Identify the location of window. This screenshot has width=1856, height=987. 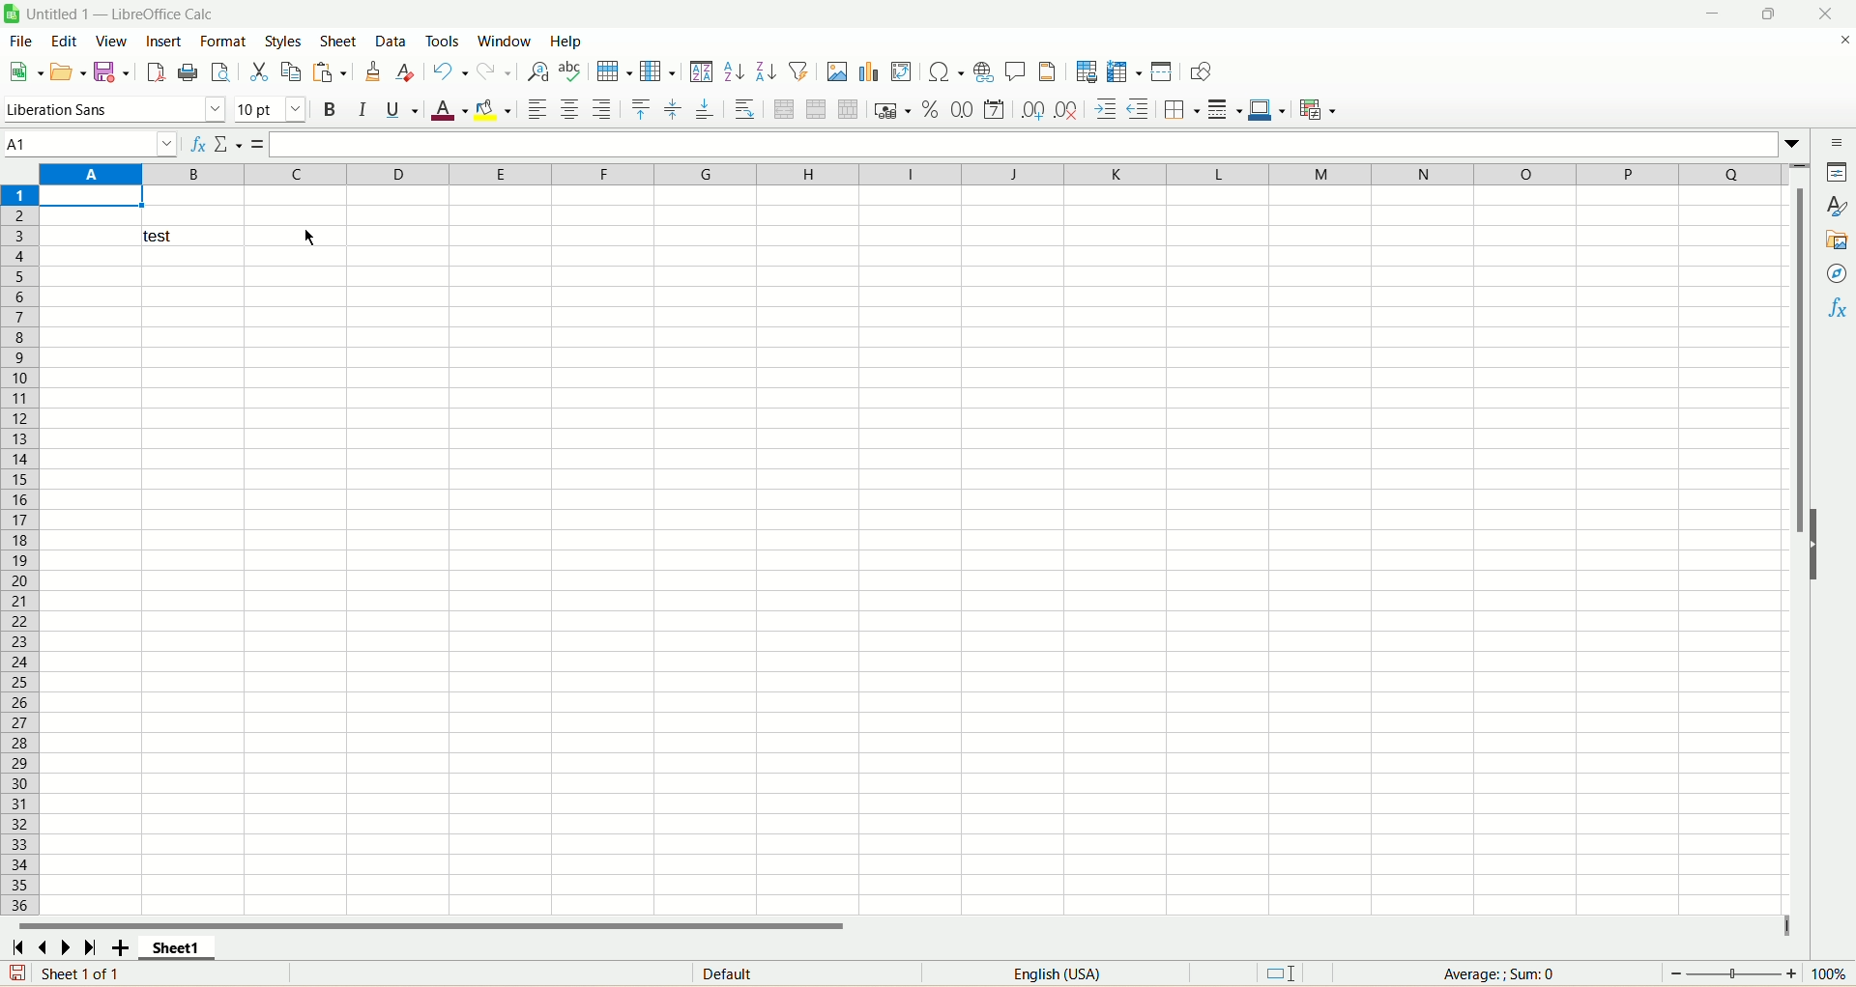
(508, 41).